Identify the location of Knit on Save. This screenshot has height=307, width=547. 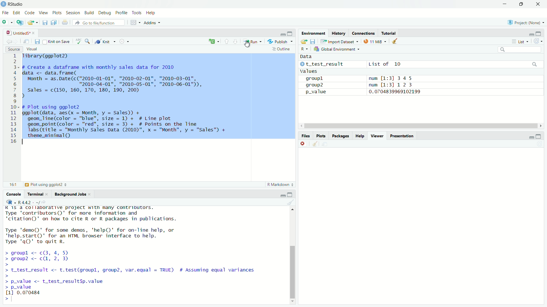
(57, 41).